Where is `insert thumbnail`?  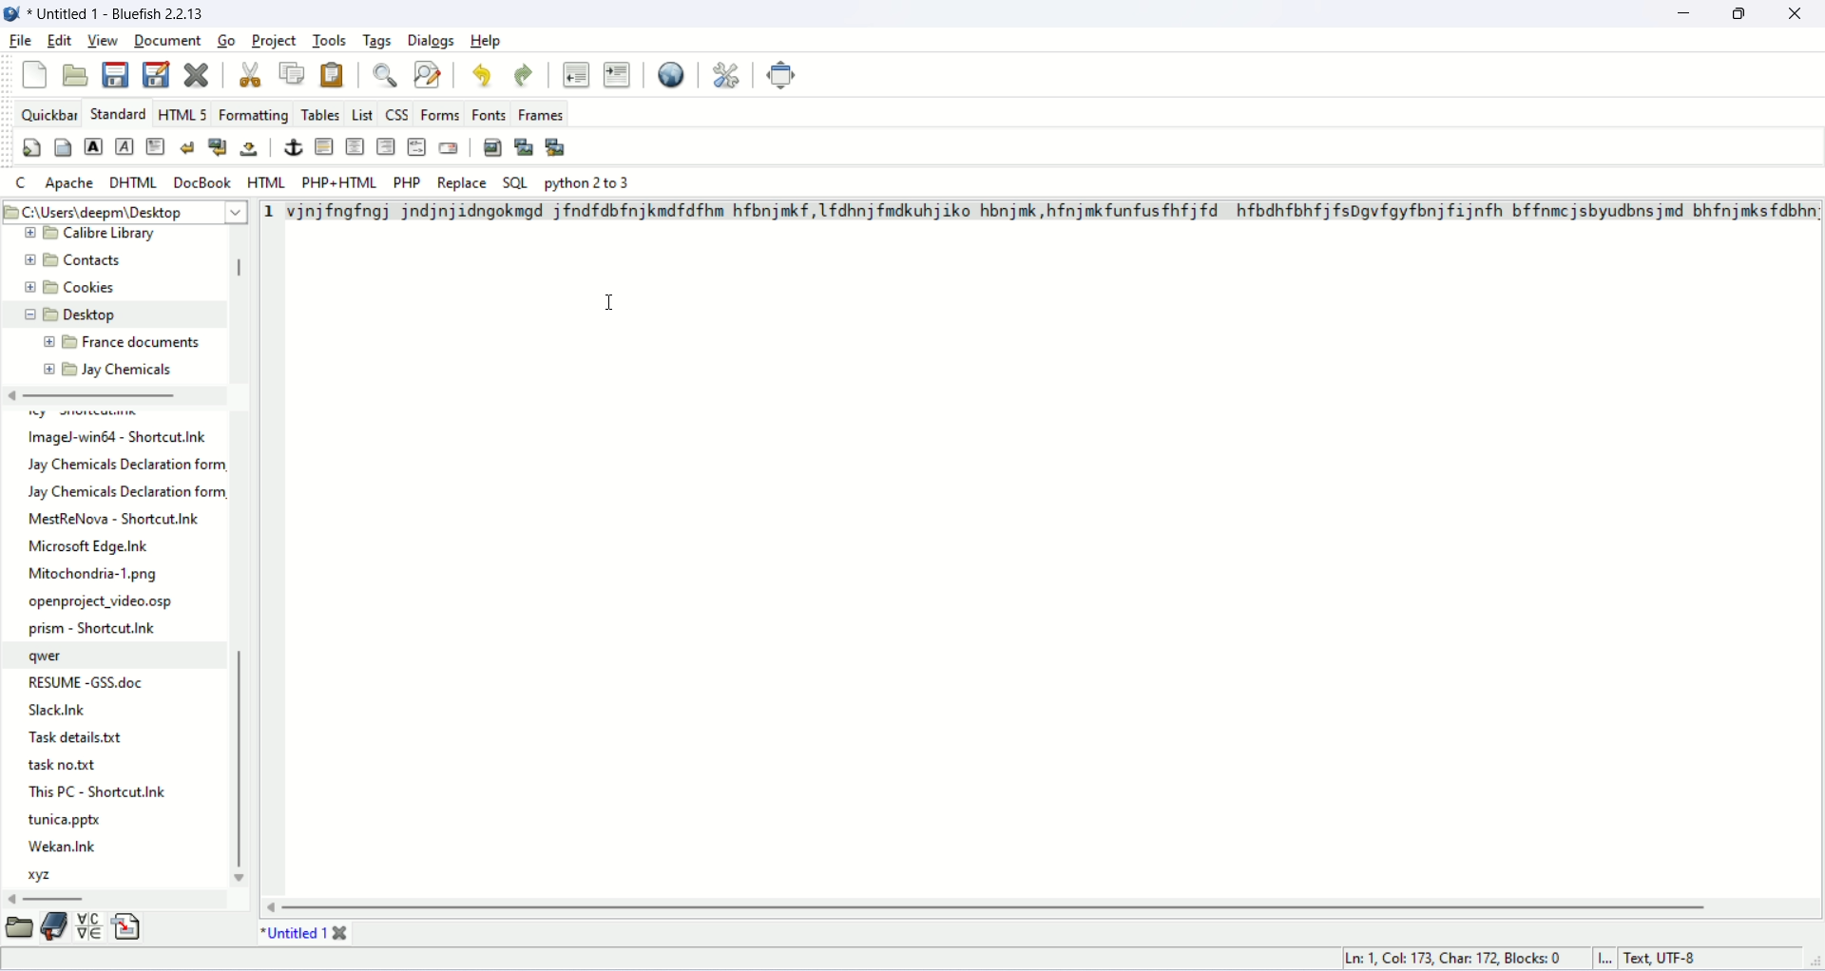 insert thumbnail is located at coordinates (525, 146).